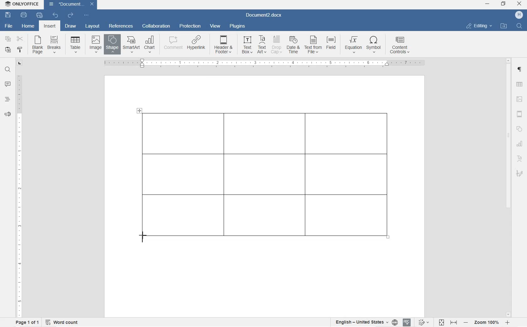  I want to click on insert page breaks, so click(55, 45).